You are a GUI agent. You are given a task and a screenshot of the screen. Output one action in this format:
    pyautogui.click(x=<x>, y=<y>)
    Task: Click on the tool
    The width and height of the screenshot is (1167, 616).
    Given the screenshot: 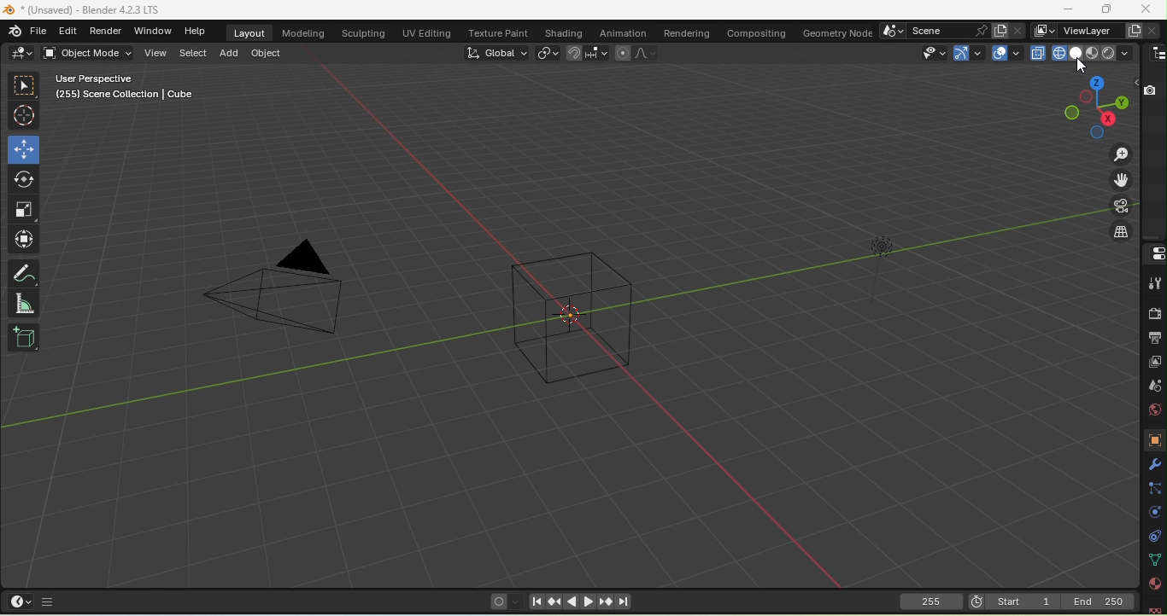 What is the action you would take?
    pyautogui.click(x=1153, y=285)
    